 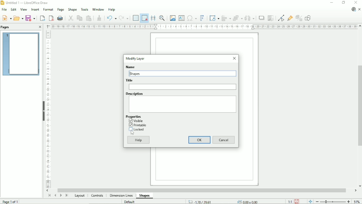 I want to click on Vertical scroll button, so click(x=359, y=27).